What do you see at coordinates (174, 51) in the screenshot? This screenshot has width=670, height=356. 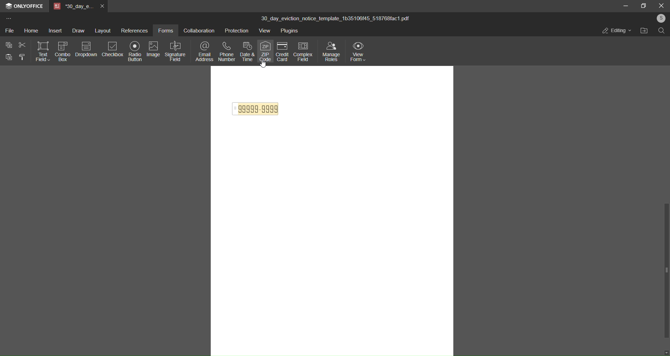 I see `signature` at bounding box center [174, 51].